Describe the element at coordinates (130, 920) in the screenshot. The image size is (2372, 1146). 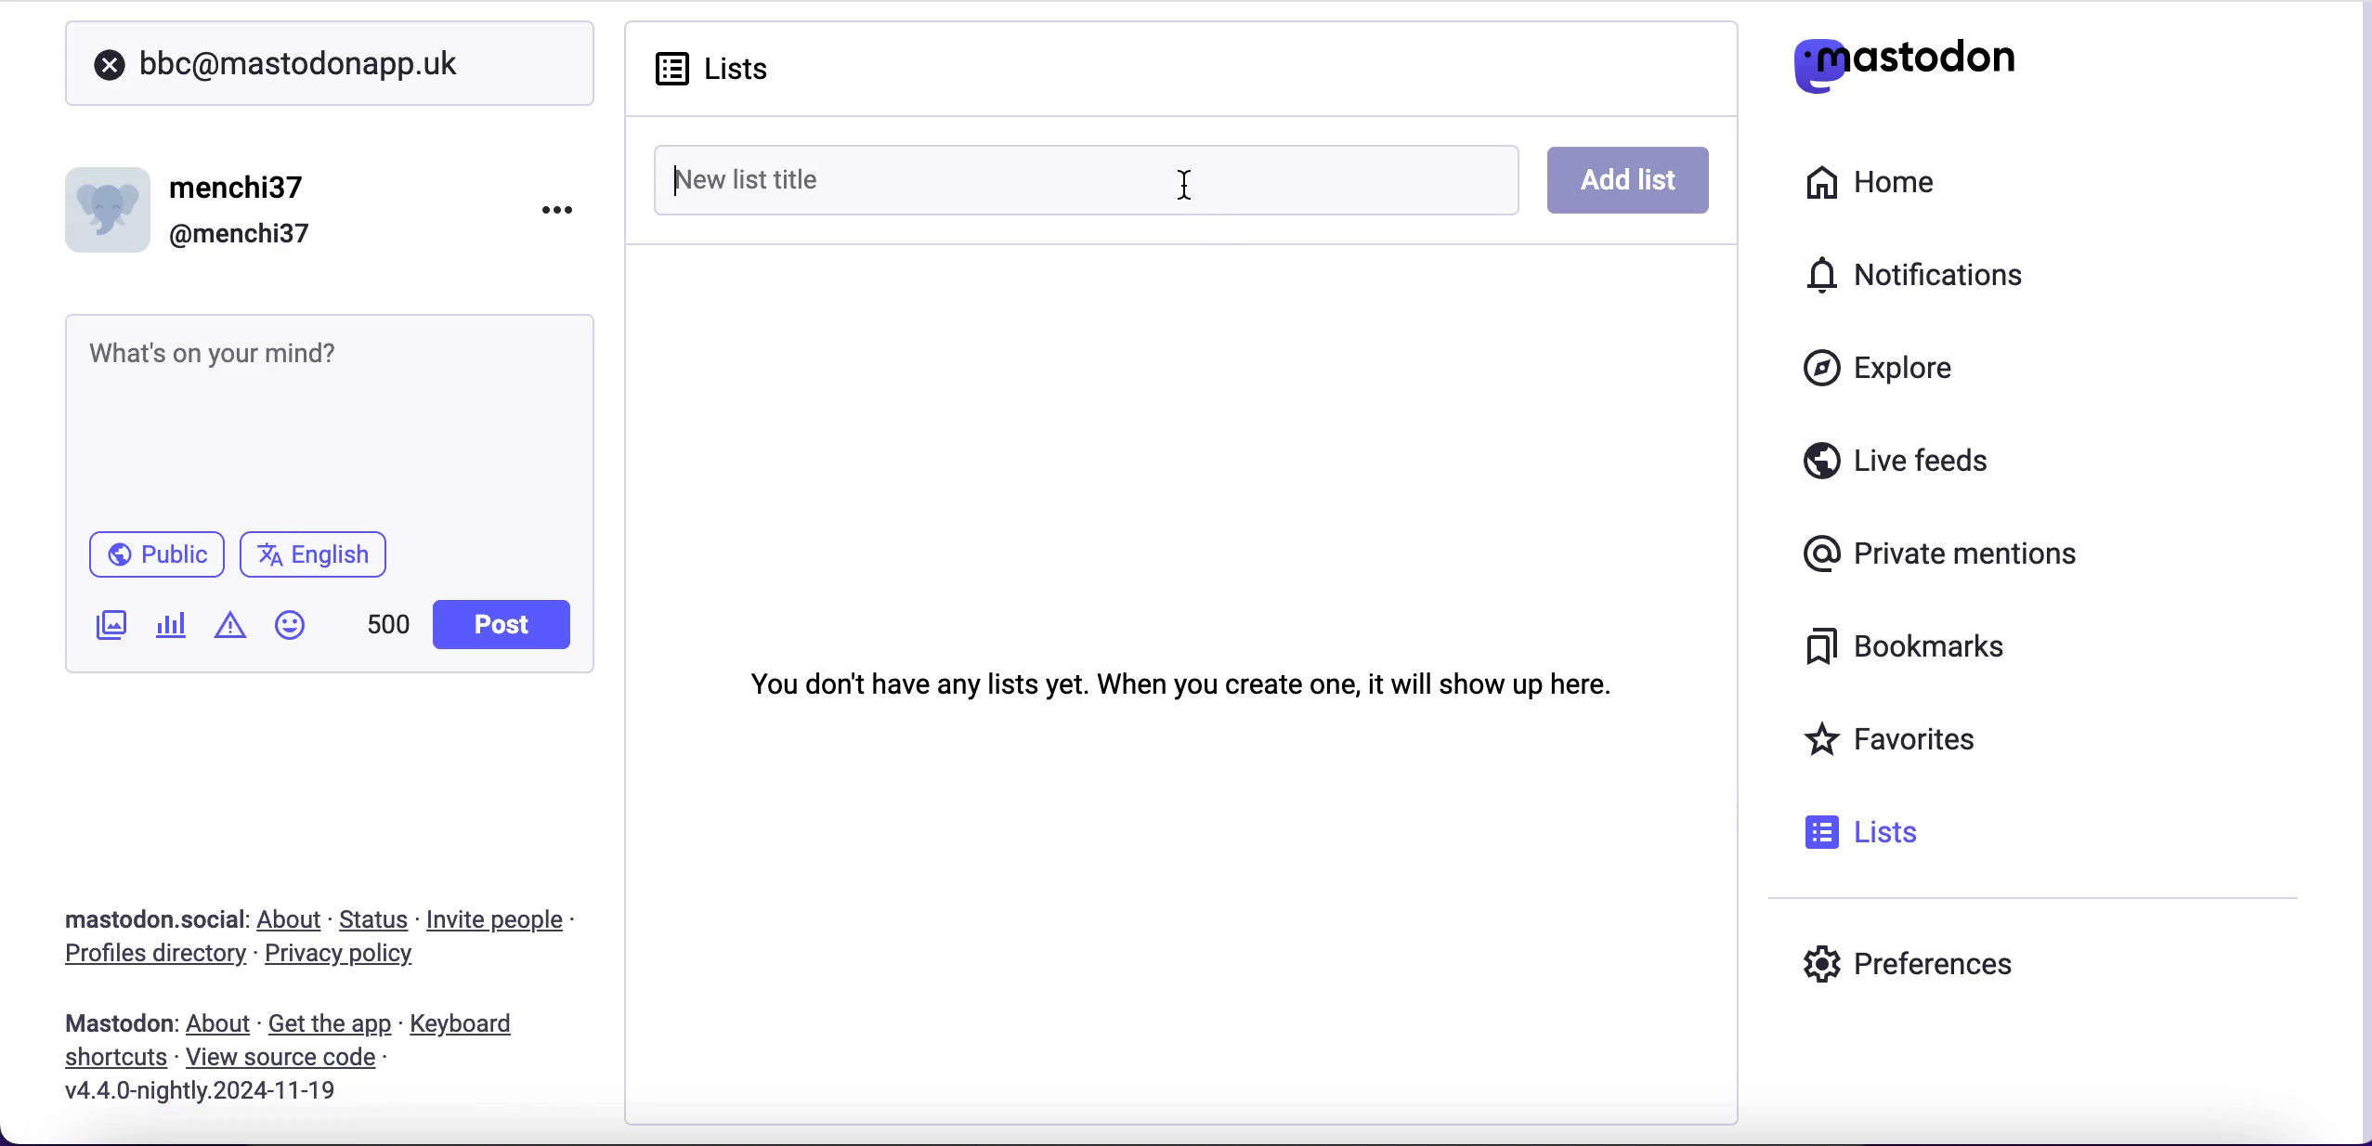
I see `mastodon social` at that location.